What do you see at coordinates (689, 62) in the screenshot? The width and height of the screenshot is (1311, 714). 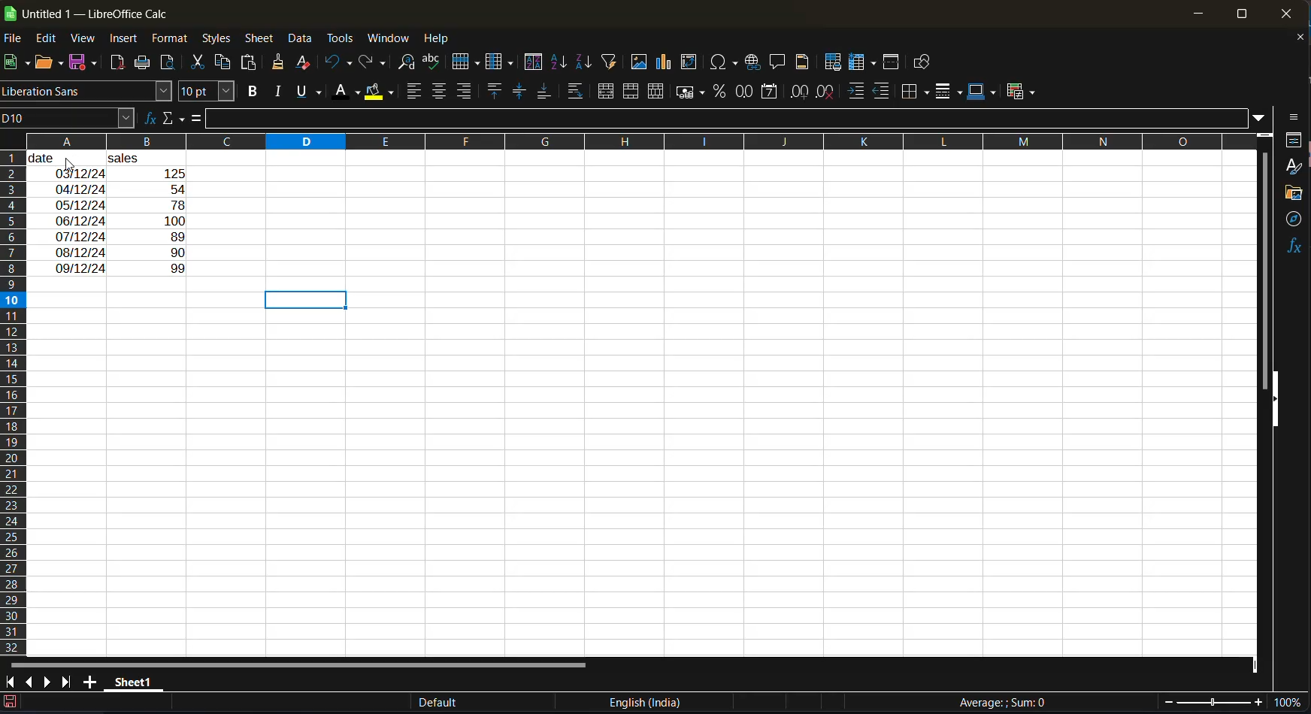 I see `insert or edit pivot table` at bounding box center [689, 62].